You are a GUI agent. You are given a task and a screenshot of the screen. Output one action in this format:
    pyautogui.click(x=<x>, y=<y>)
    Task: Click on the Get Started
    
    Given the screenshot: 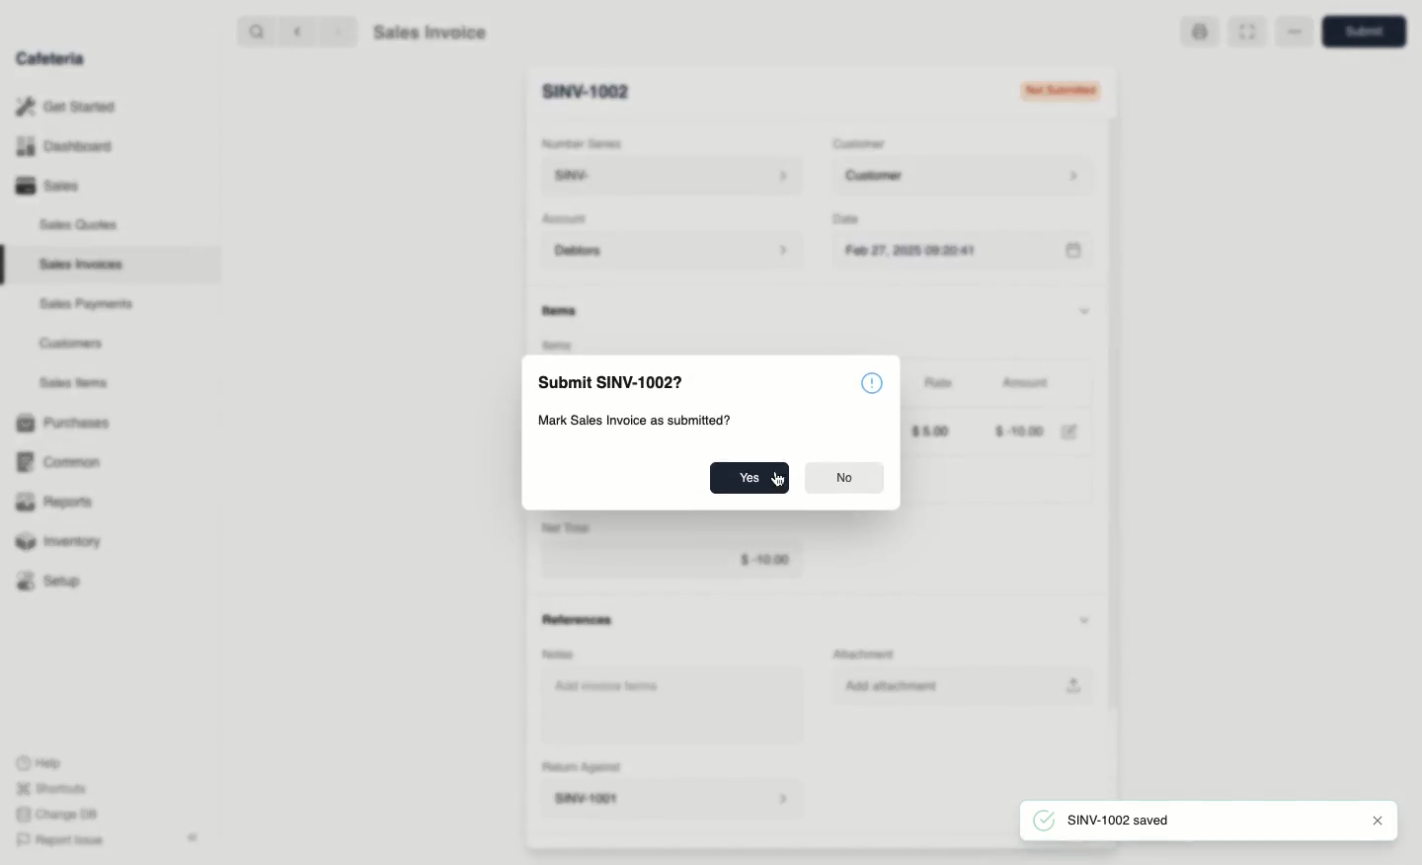 What is the action you would take?
    pyautogui.click(x=66, y=106)
    